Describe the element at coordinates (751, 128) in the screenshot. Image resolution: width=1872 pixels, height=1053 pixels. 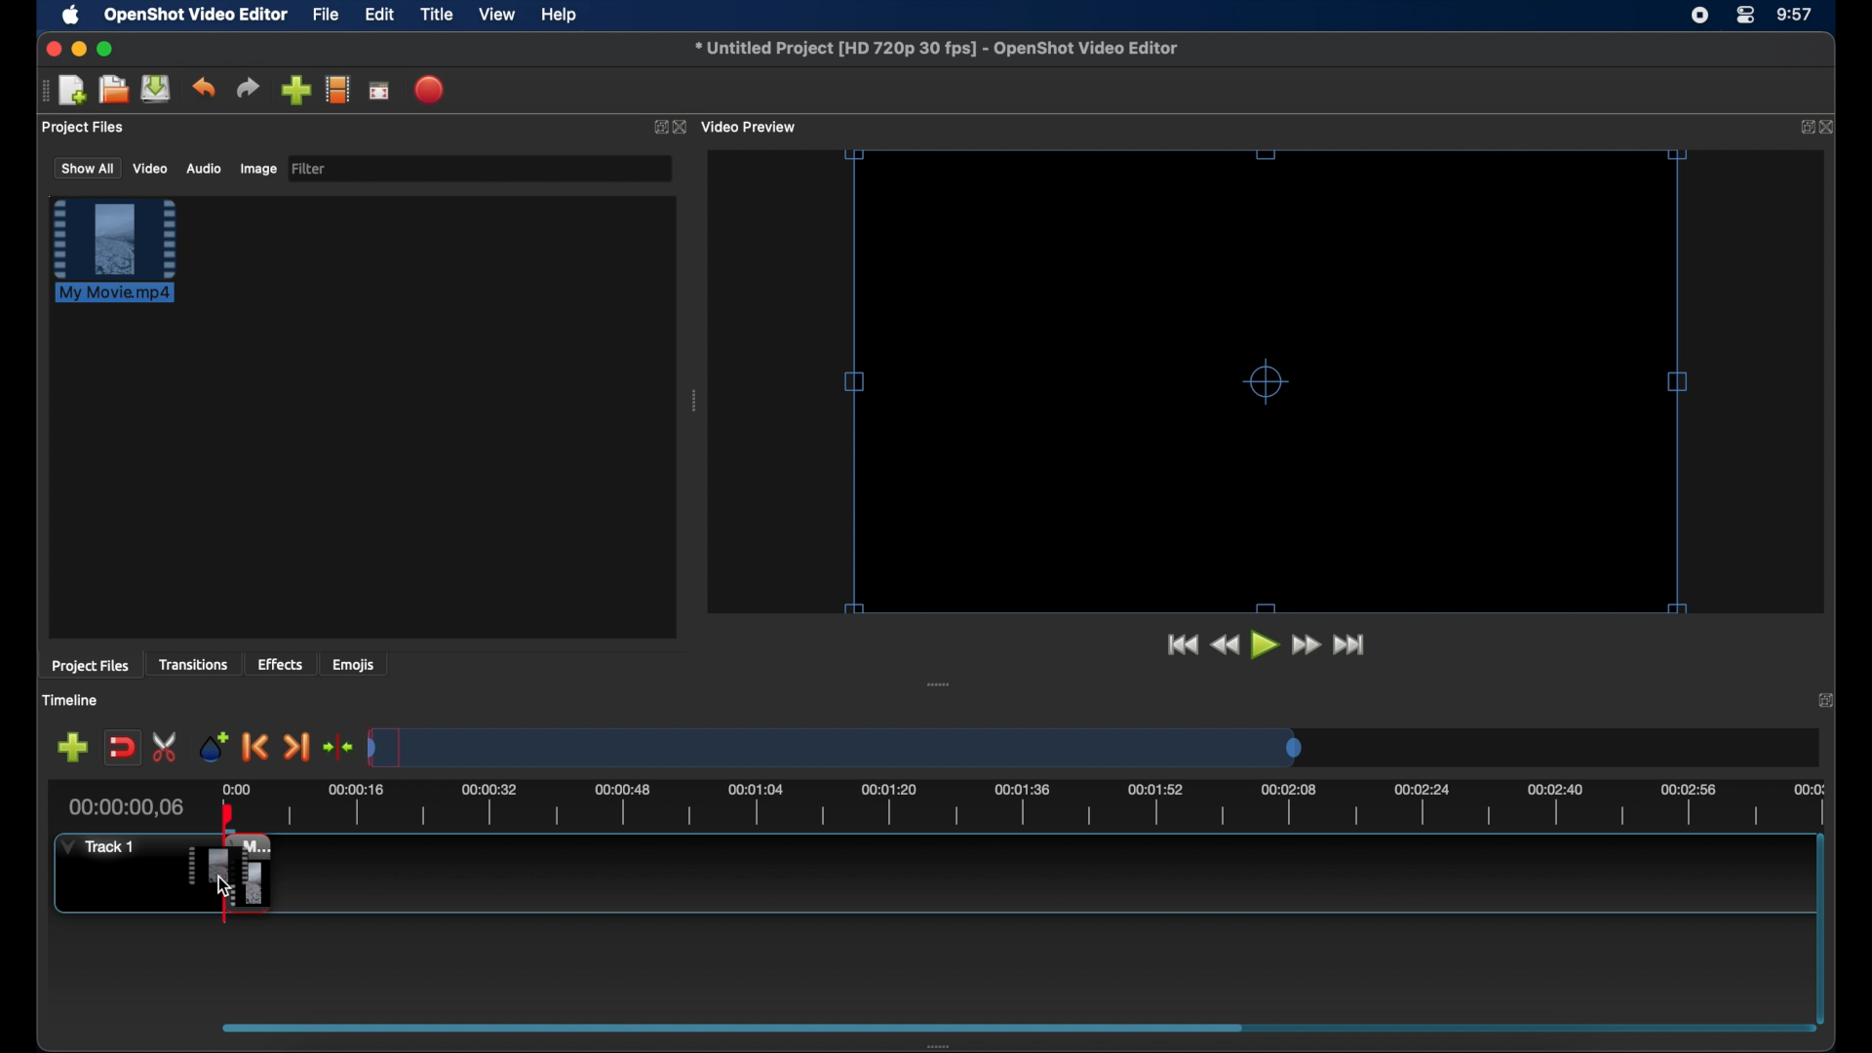
I see `video preview` at that location.